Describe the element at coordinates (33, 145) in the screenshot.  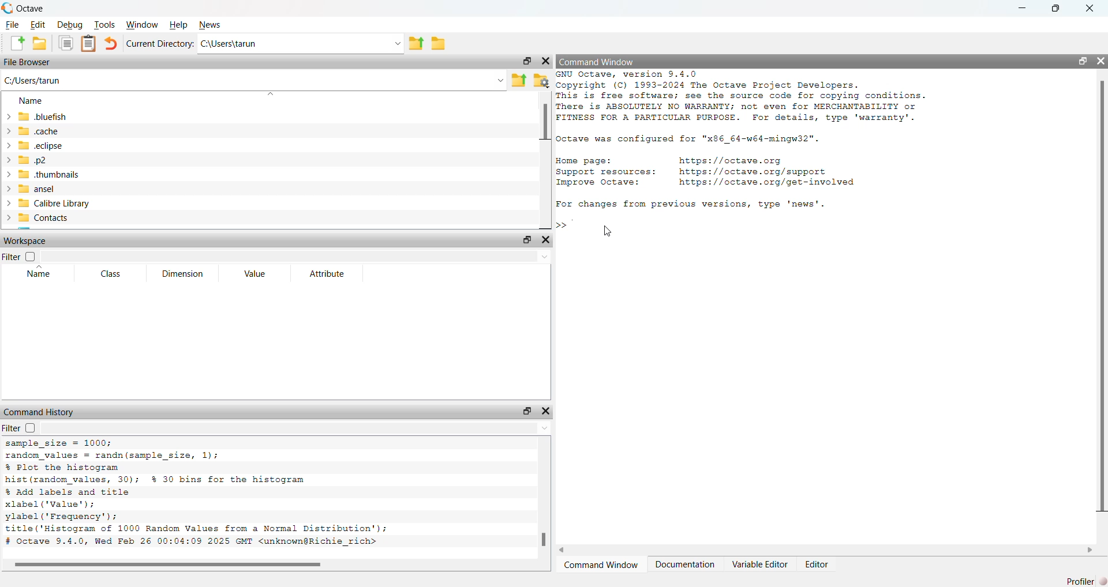
I see `.eclipse` at that location.